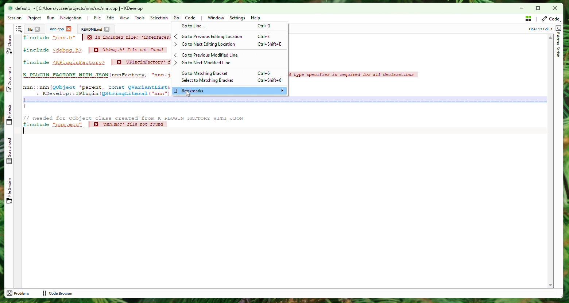 This screenshot has width=569, height=303. Describe the element at coordinates (19, 293) in the screenshot. I see `problems` at that location.